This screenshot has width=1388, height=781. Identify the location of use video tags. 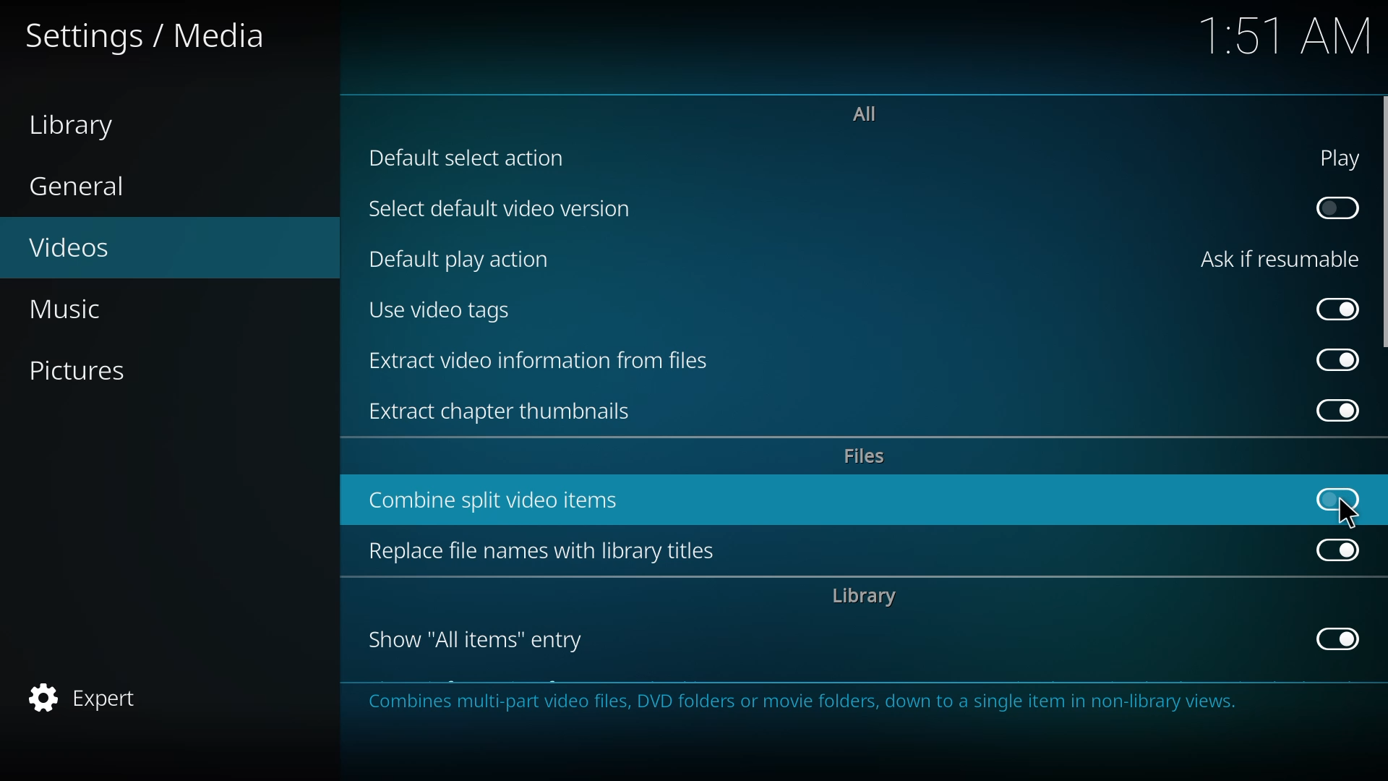
(443, 308).